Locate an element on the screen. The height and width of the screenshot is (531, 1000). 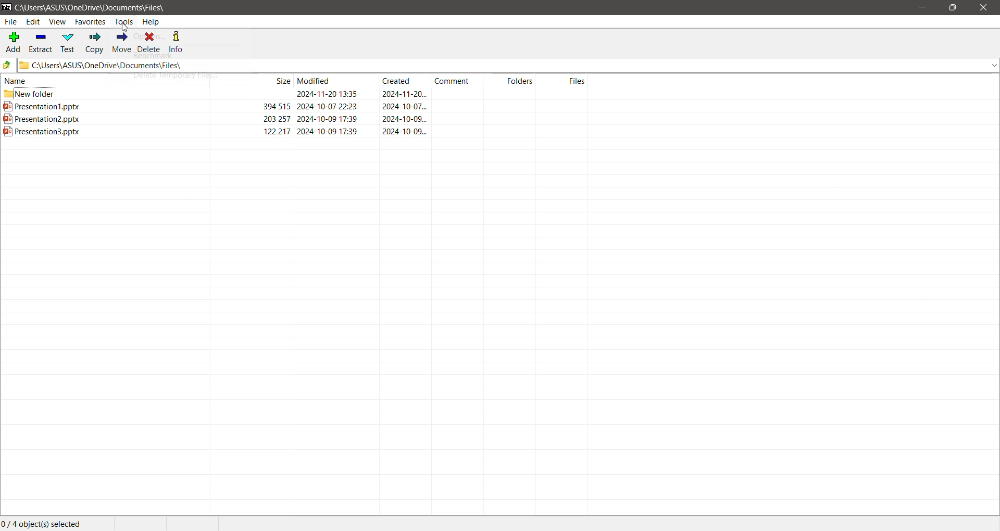
Close is located at coordinates (982, 8).